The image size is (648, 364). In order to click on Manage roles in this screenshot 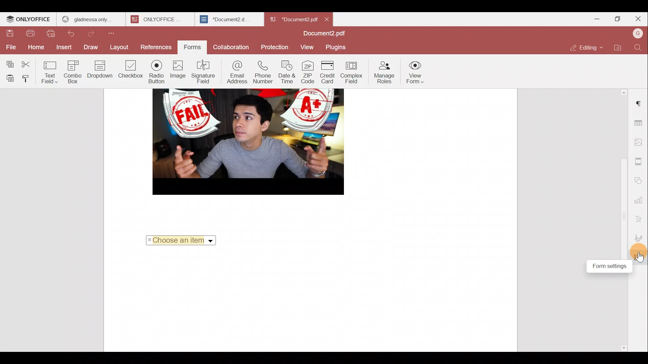, I will do `click(385, 72)`.